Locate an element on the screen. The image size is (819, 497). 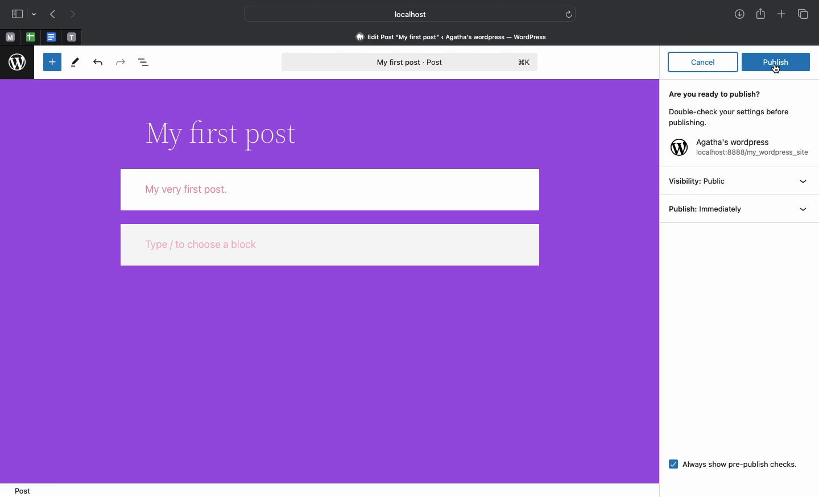
Pinned tabs is located at coordinates (11, 37).